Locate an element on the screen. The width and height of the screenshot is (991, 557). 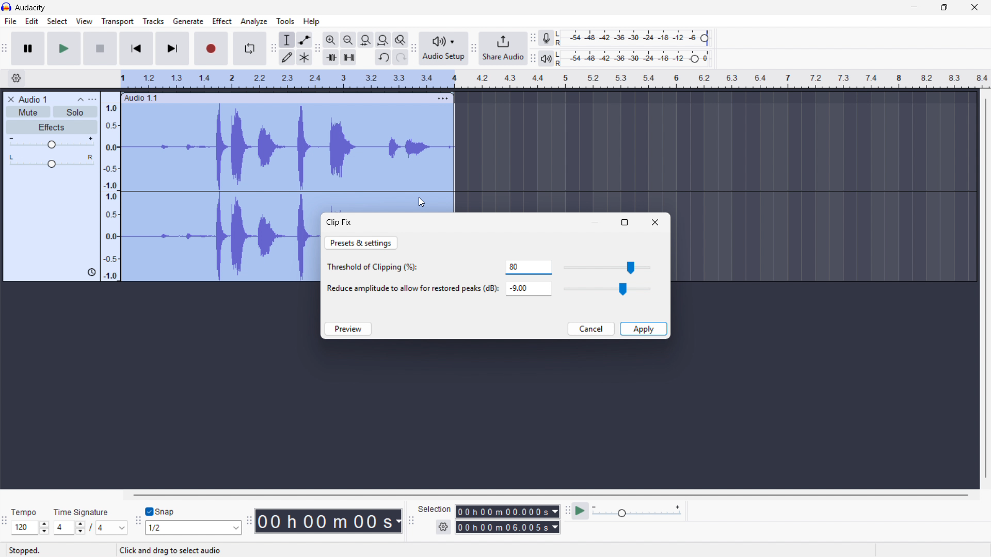
Timeline is located at coordinates (555, 79).